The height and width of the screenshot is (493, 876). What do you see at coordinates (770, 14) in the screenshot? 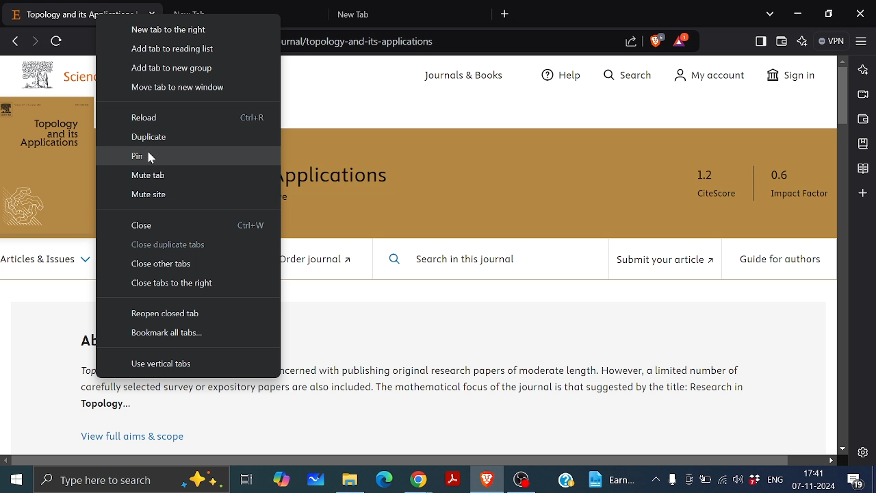
I see `Search tab` at bounding box center [770, 14].